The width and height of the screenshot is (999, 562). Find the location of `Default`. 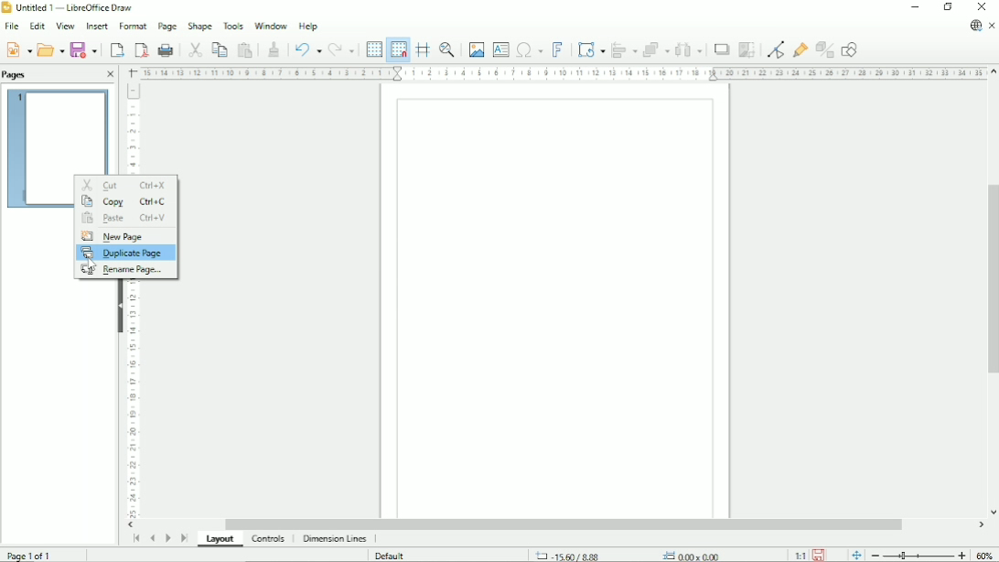

Default is located at coordinates (392, 556).